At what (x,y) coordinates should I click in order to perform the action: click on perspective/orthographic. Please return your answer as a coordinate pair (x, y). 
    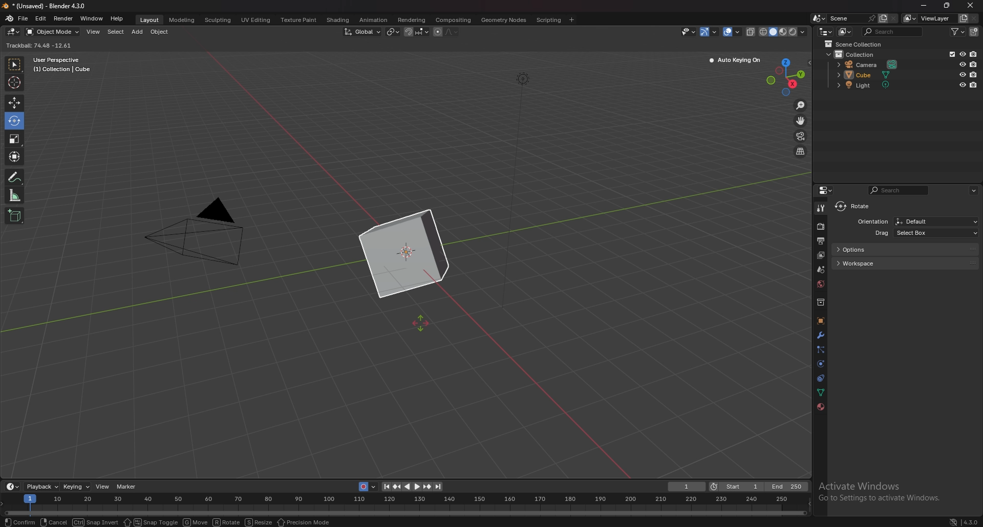
    Looking at the image, I should click on (800, 151).